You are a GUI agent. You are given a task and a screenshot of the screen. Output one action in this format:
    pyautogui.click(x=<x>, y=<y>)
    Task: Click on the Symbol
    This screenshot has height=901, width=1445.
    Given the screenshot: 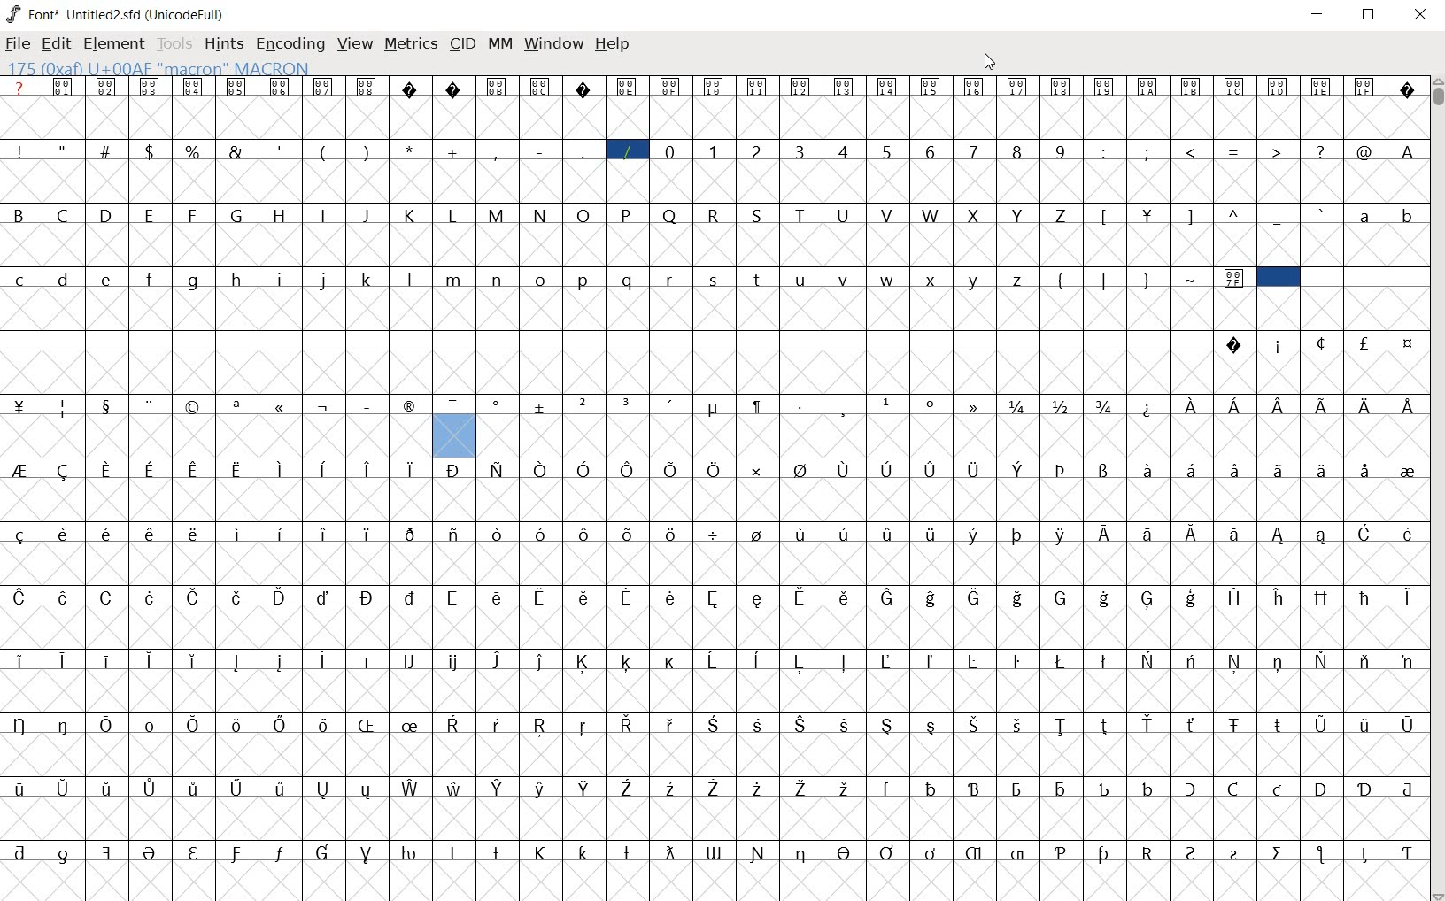 What is the action you would take?
    pyautogui.click(x=976, y=596)
    